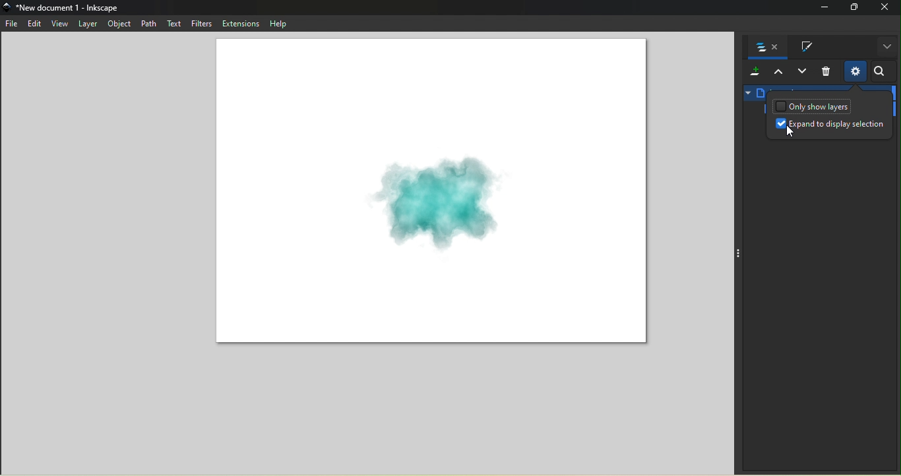 This screenshot has height=476, width=901. Describe the element at coordinates (855, 71) in the screenshot. I see `Layers and objects dialog settings` at that location.